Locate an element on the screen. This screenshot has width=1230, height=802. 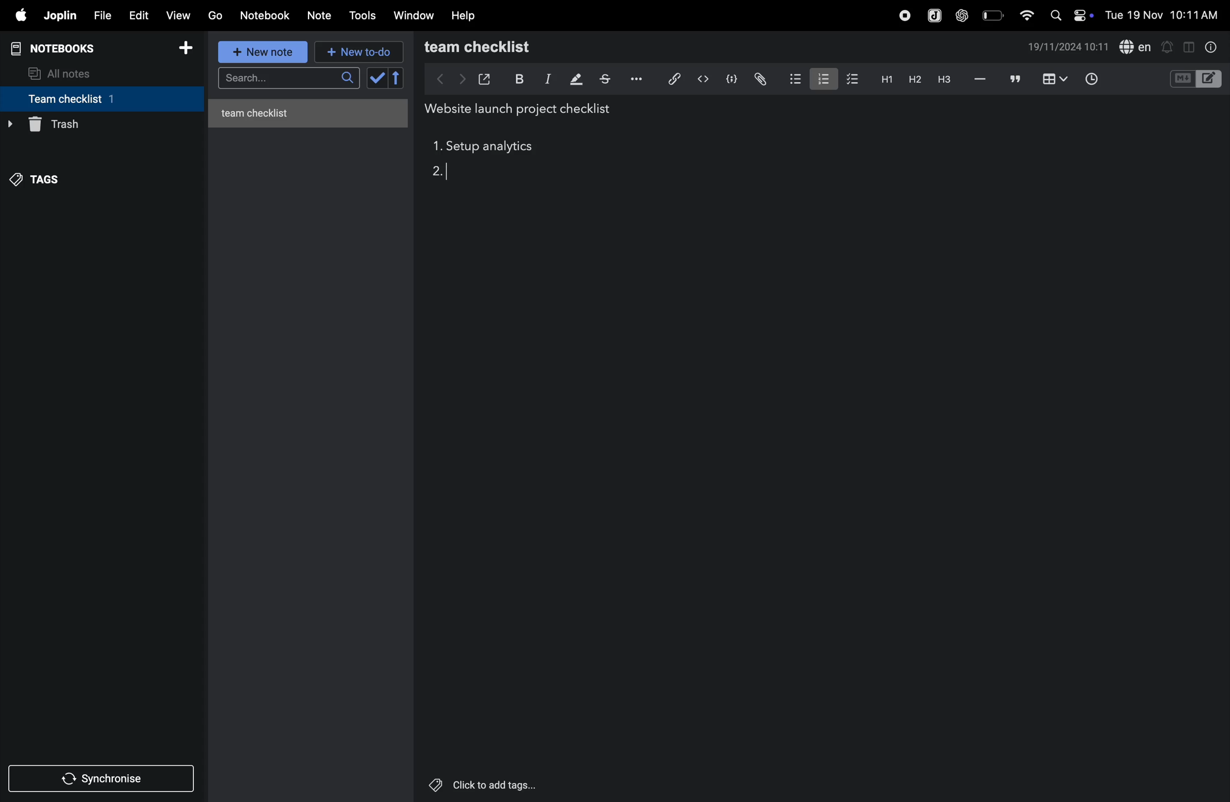
itallic is located at coordinates (546, 79).